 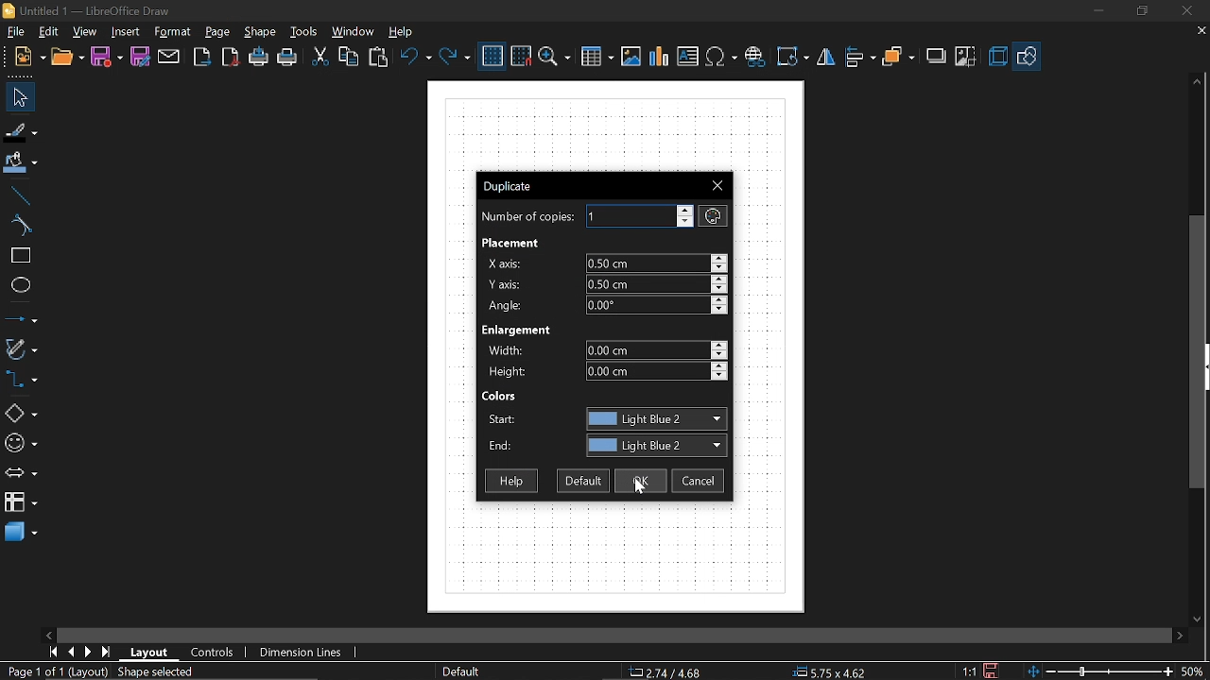 I want to click on zoom, so click(x=555, y=58).